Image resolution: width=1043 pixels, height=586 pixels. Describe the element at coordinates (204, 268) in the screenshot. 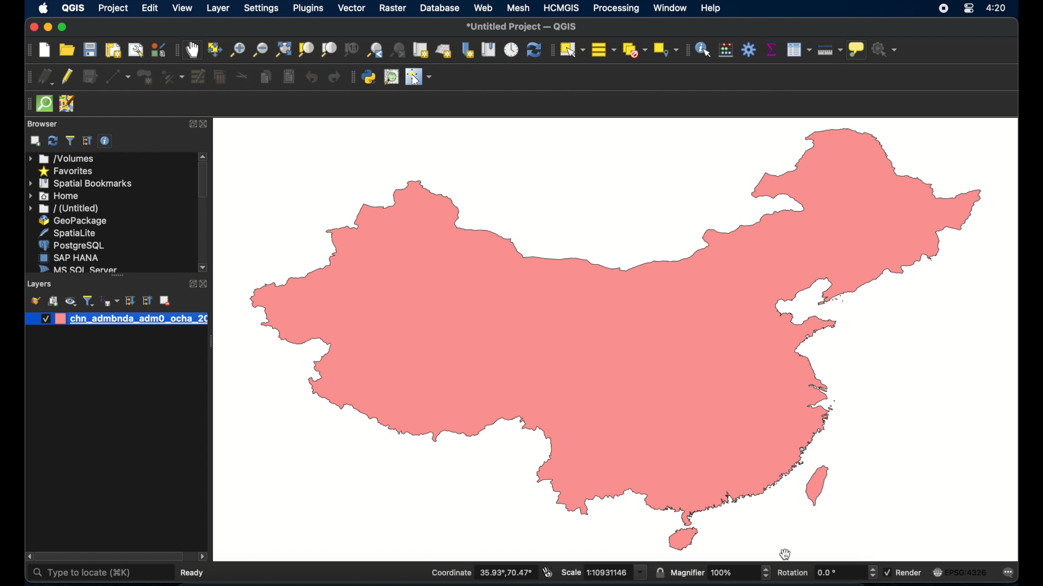

I see `scroll down arrow` at that location.